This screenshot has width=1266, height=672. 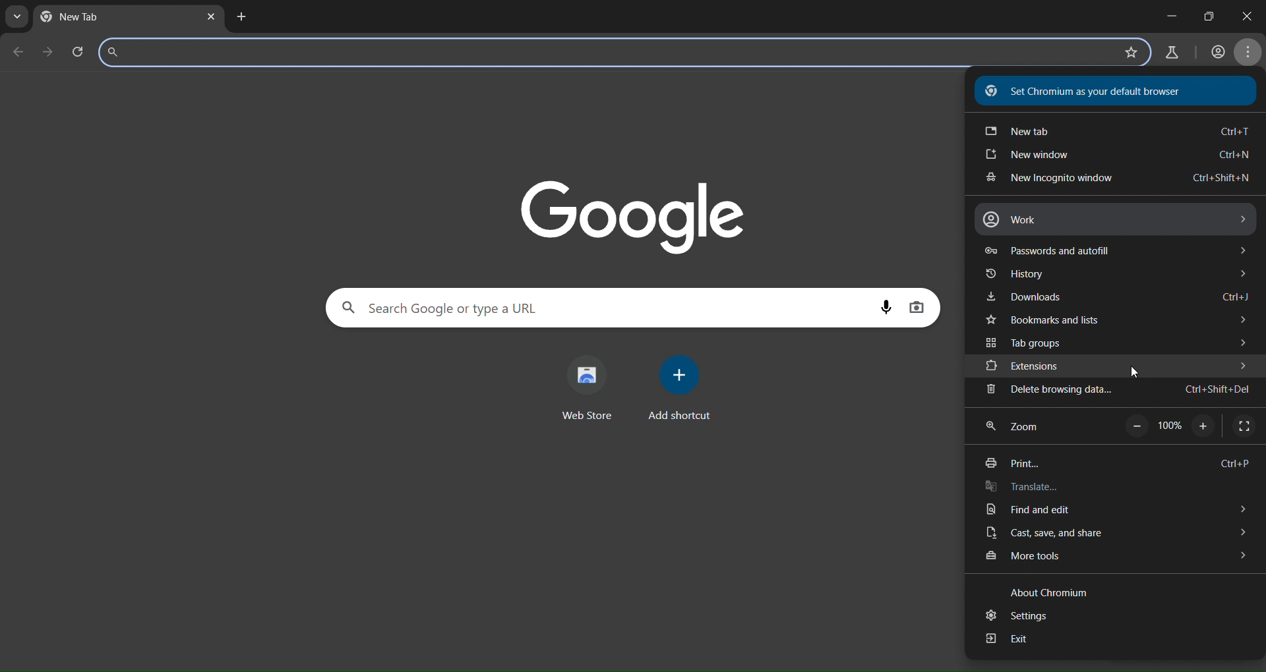 I want to click on search panel, so click(x=456, y=307).